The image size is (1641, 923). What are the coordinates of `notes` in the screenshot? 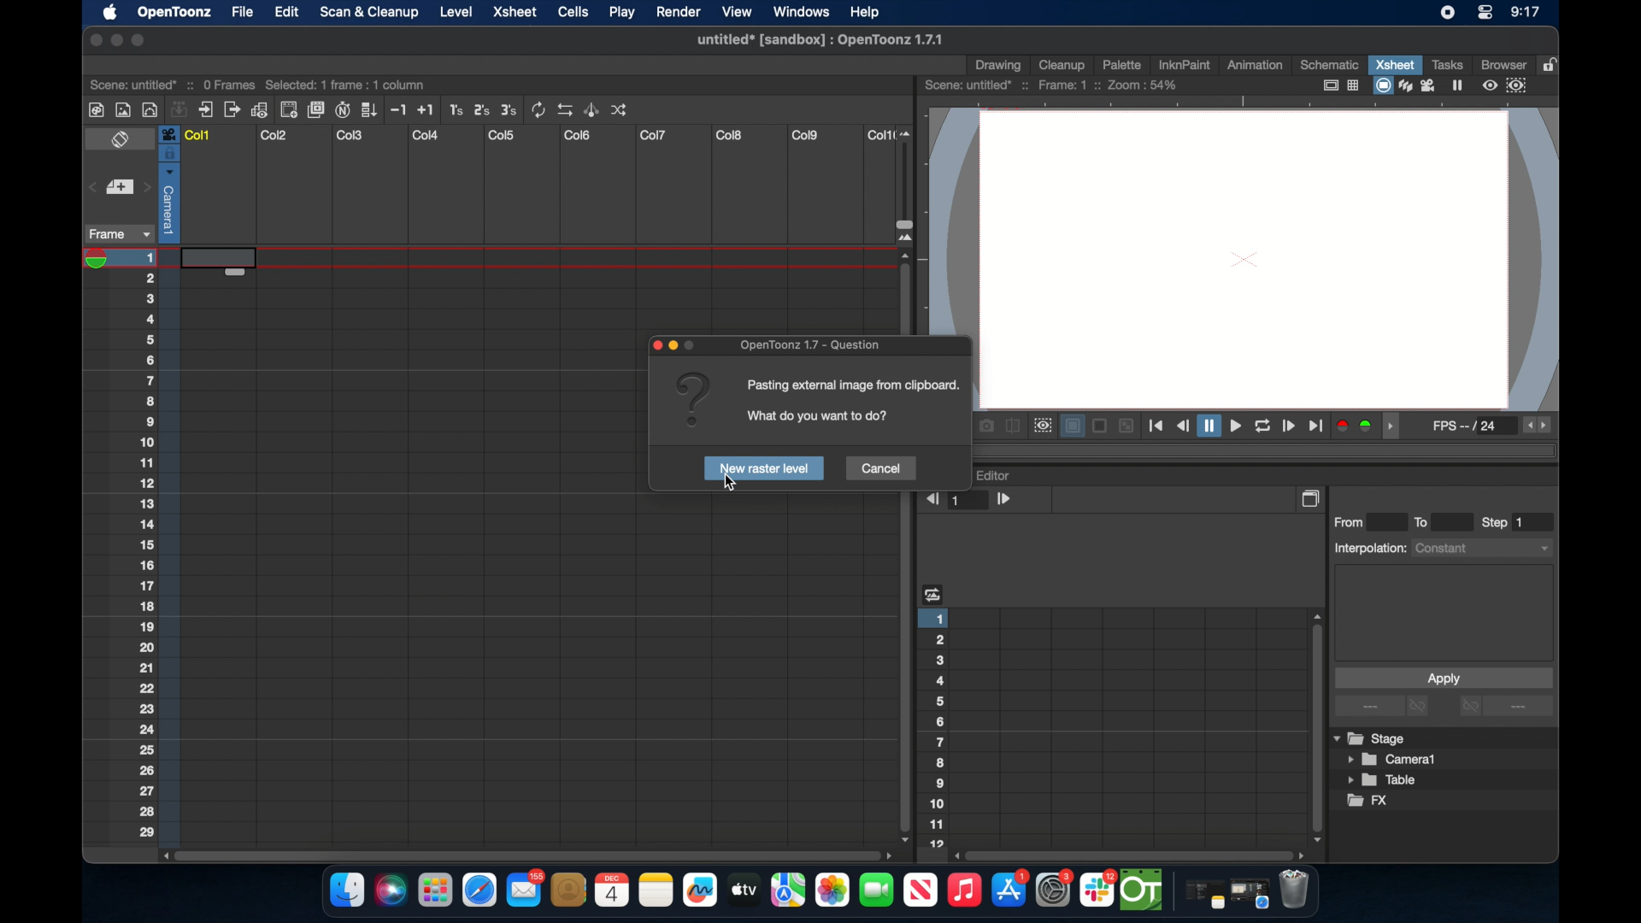 It's located at (656, 891).